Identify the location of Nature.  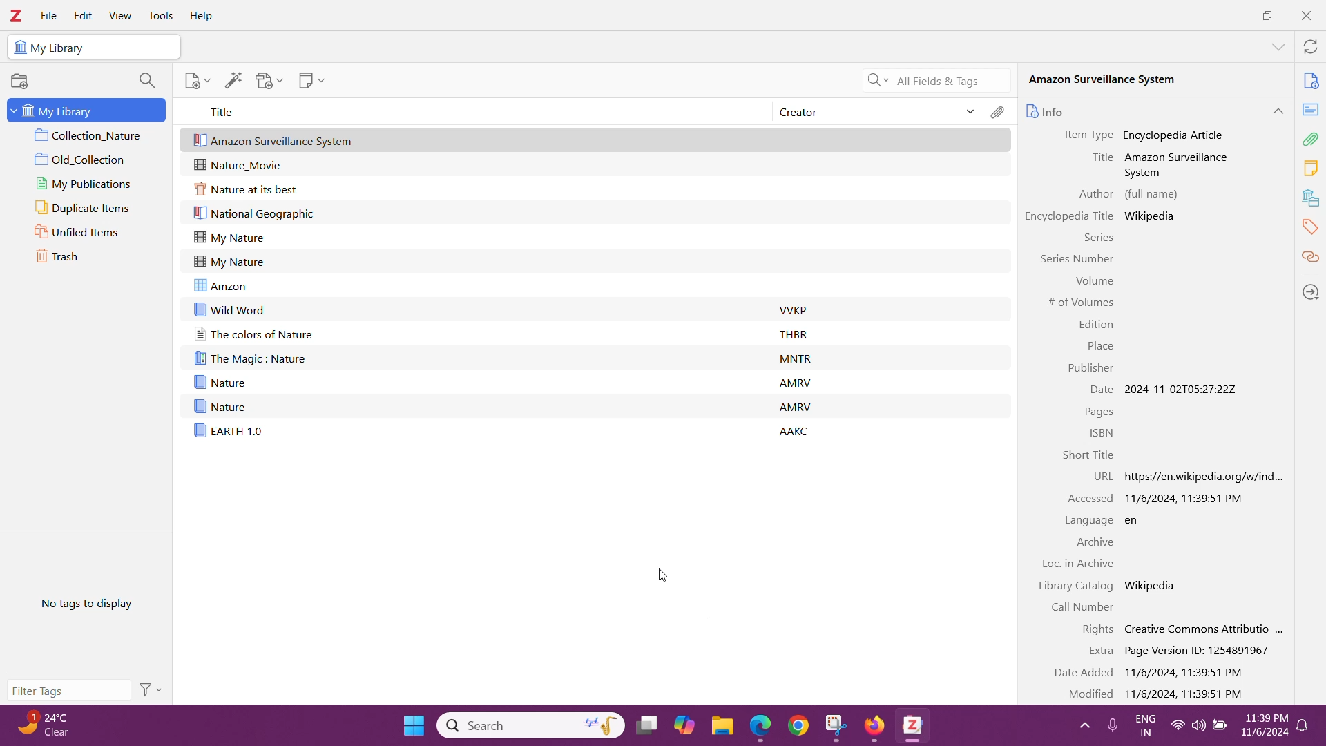
(218, 407).